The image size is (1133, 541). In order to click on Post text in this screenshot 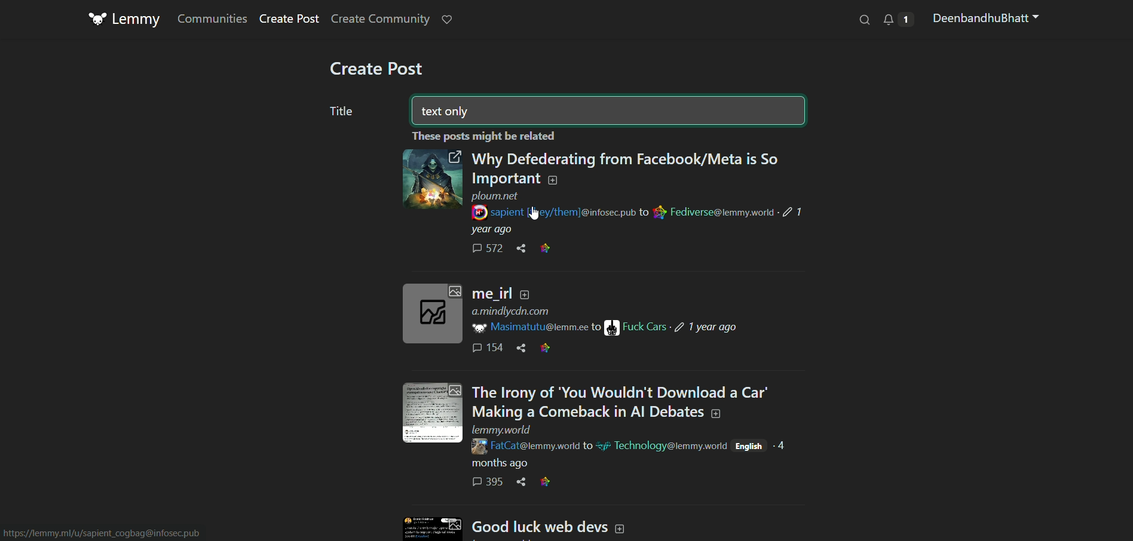, I will do `click(620, 392)`.